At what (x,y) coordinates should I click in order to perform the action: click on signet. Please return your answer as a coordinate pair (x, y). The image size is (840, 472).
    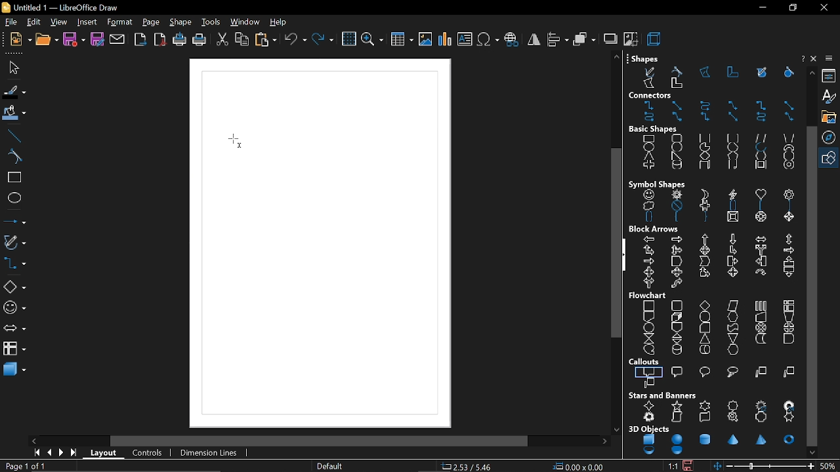
    Looking at the image, I should click on (734, 418).